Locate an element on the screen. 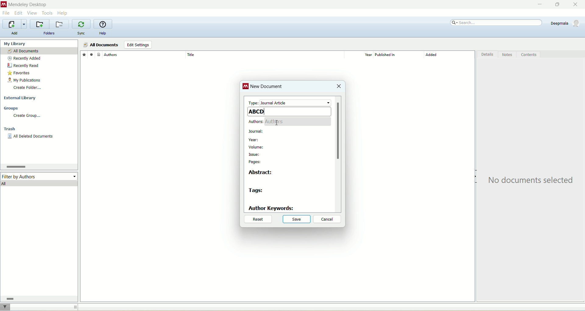 The width and height of the screenshot is (585, 311). minimize is located at coordinates (538, 5).